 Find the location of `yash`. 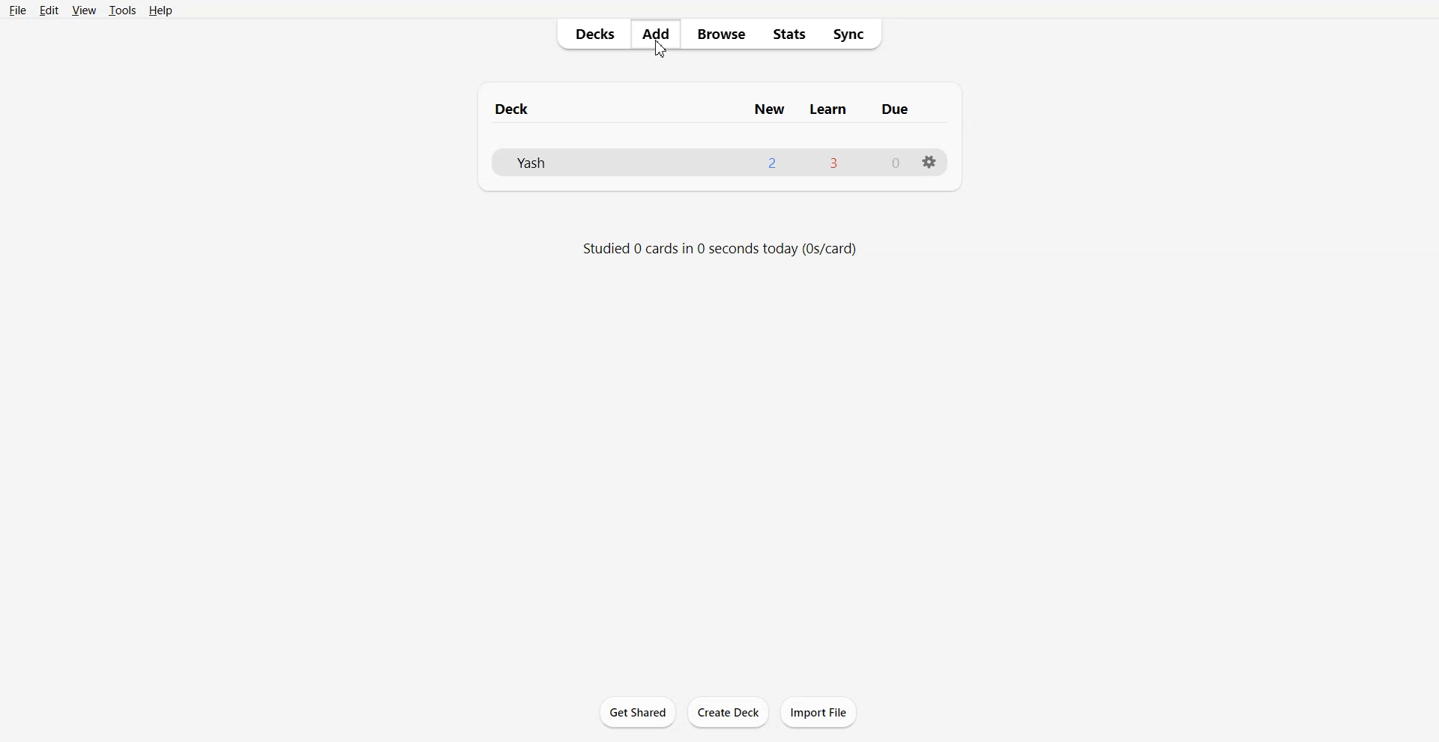

yash is located at coordinates (525, 165).